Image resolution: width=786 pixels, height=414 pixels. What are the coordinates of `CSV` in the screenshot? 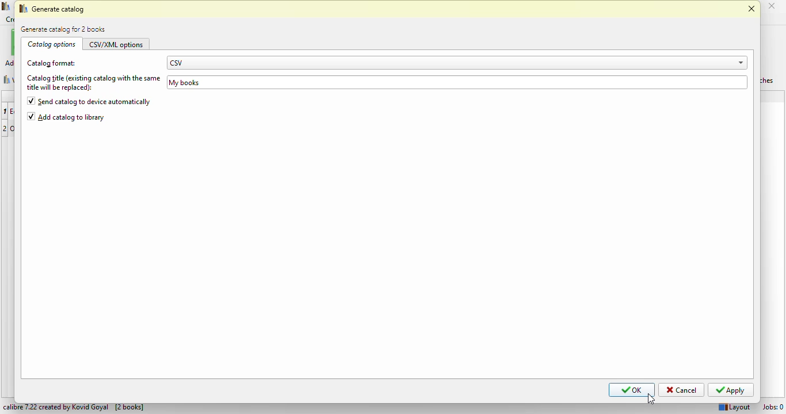 It's located at (456, 63).